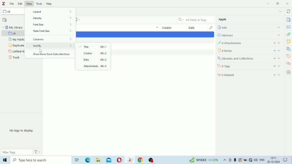 The height and width of the screenshot is (164, 292). What do you see at coordinates (5, 19) in the screenshot?
I see `New collection` at bounding box center [5, 19].